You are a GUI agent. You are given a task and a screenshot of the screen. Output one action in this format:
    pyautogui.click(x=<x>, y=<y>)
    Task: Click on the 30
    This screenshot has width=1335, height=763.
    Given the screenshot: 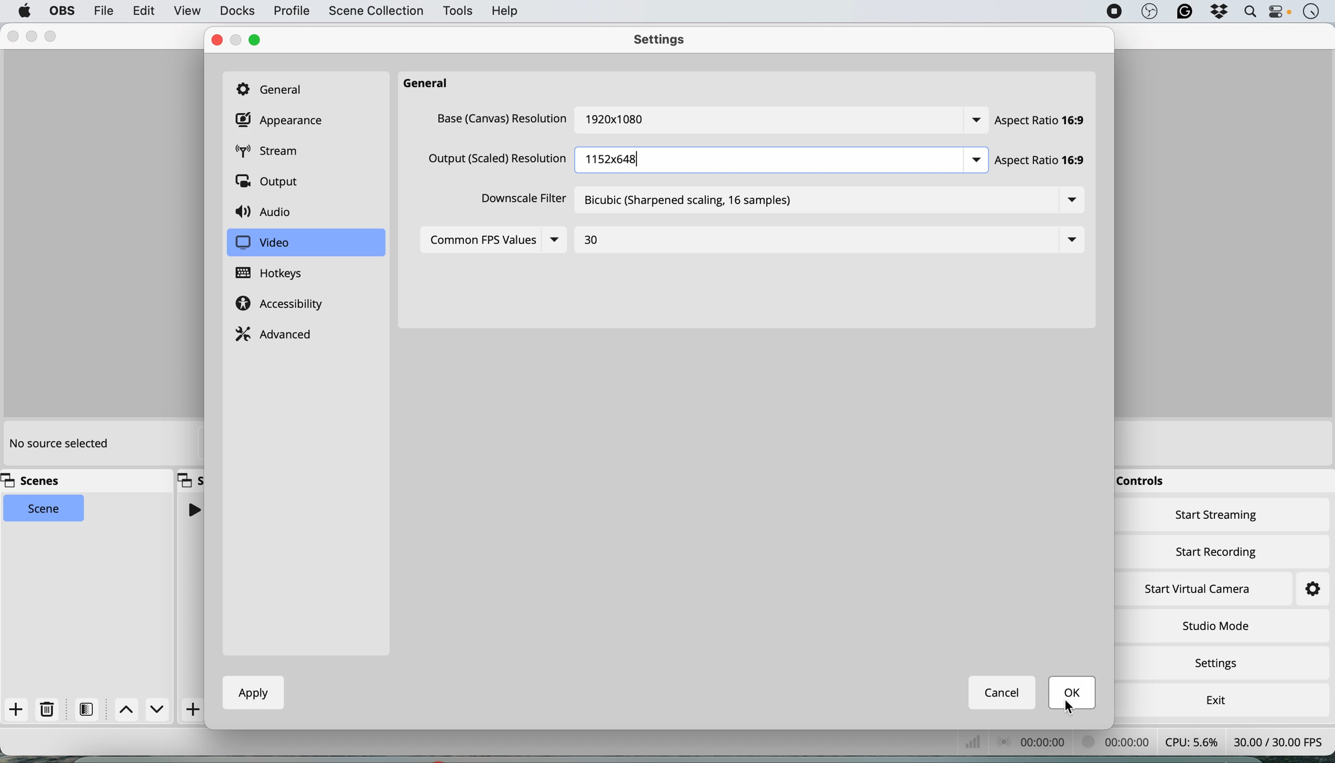 What is the action you would take?
    pyautogui.click(x=593, y=243)
    